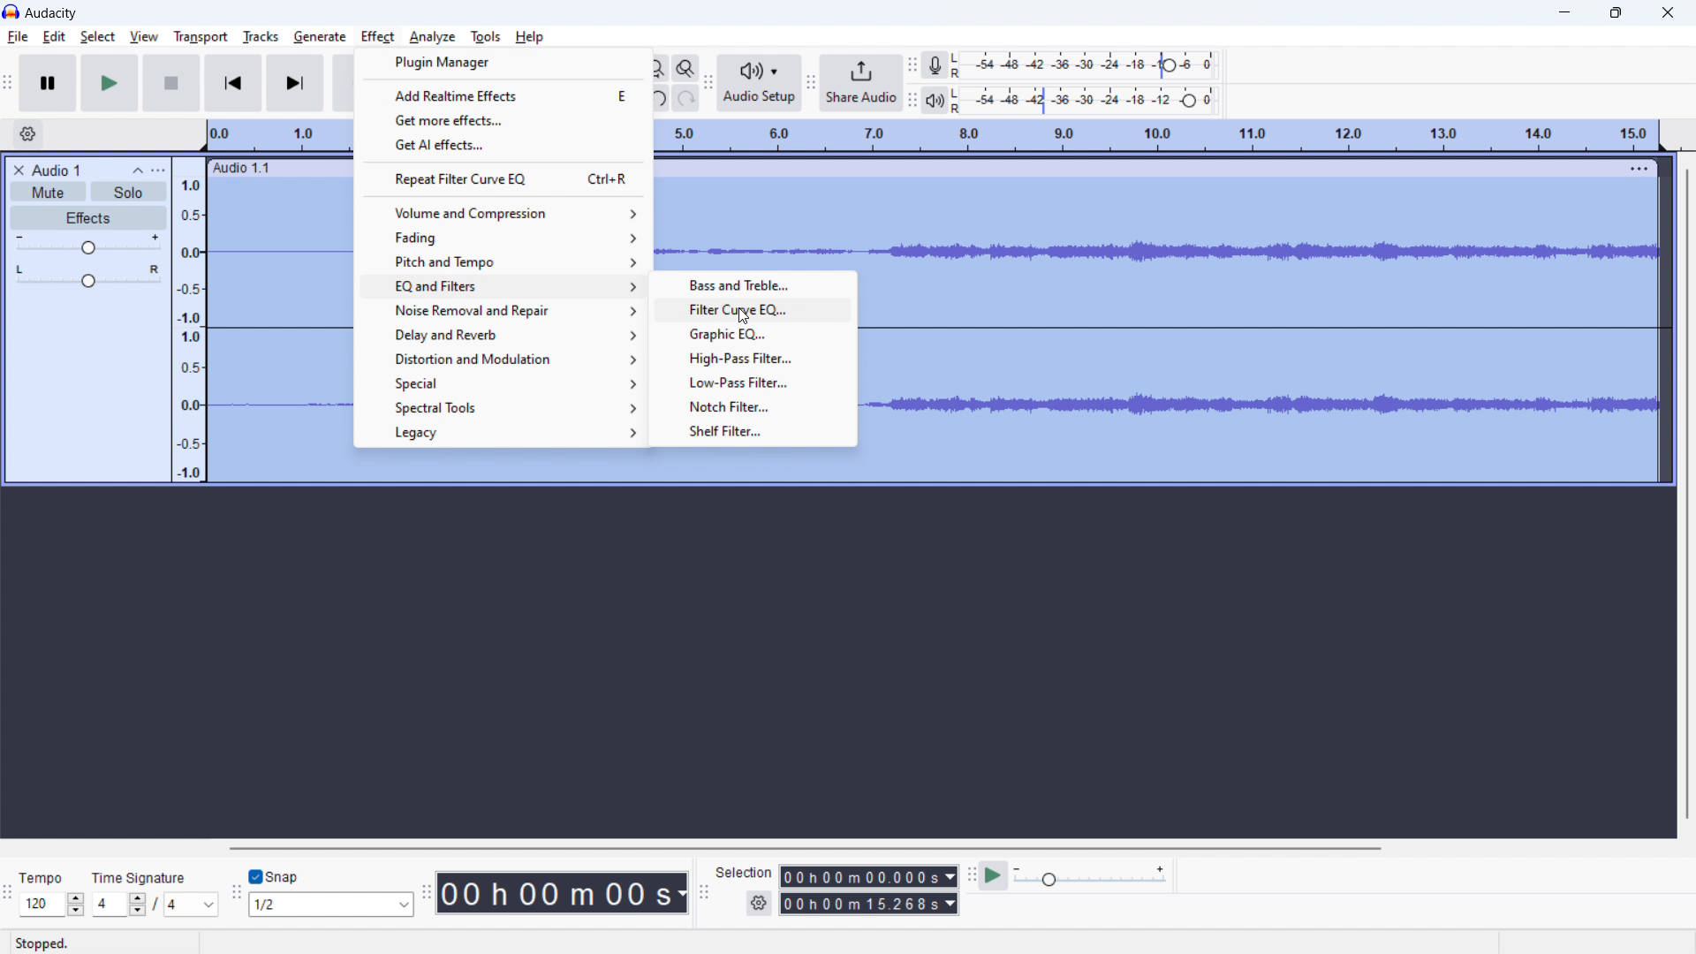 The width and height of the screenshot is (1696, 954). Describe the element at coordinates (868, 874) in the screenshot. I see `00h00m00.000s (start time)` at that location.